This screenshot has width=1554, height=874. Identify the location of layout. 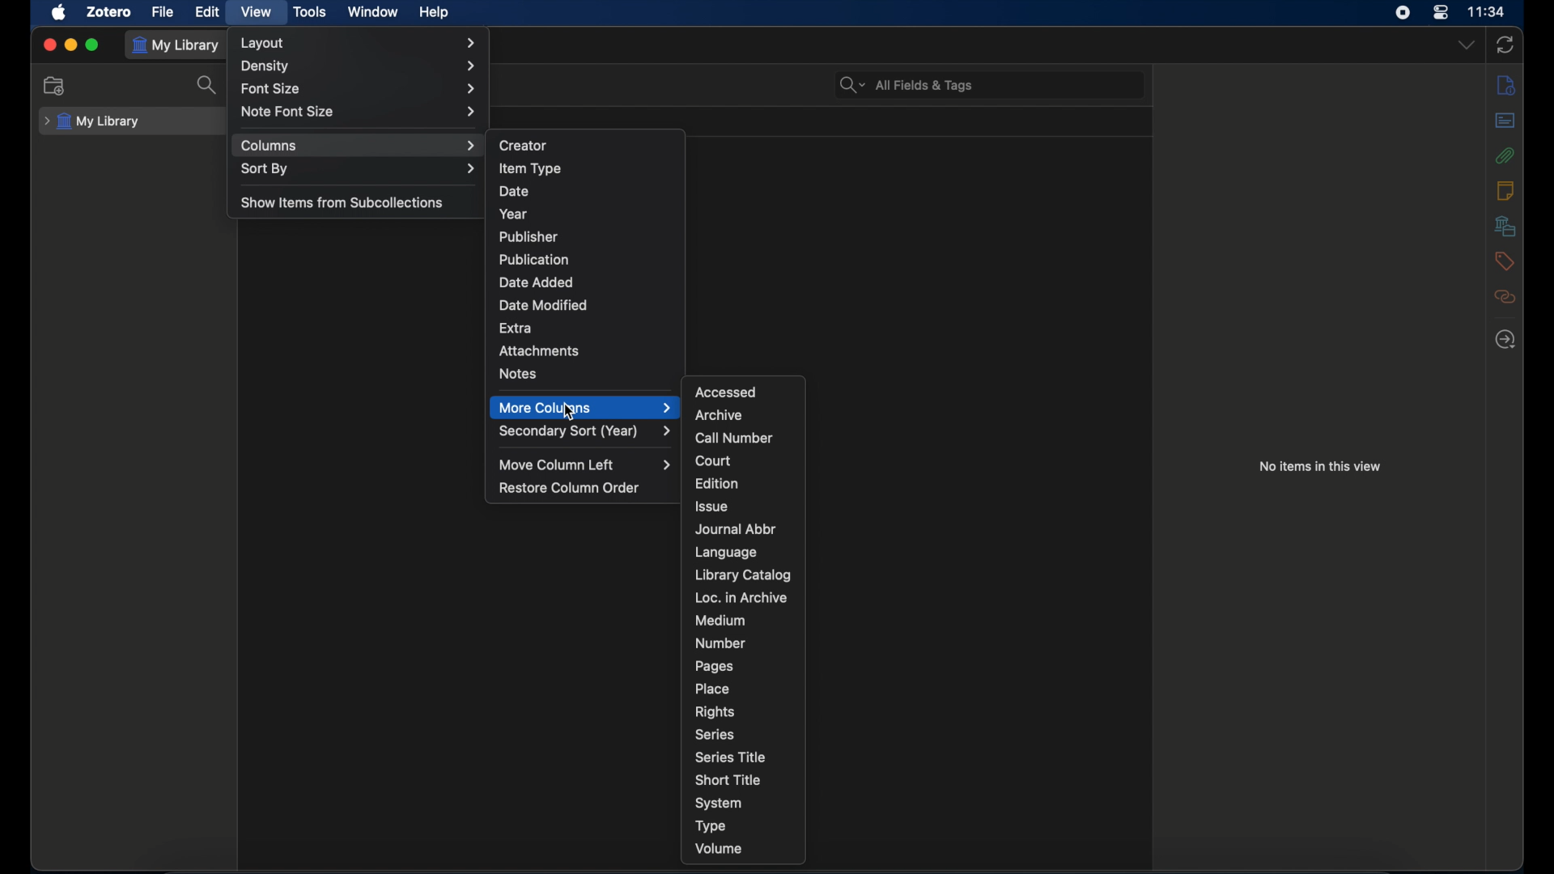
(358, 43).